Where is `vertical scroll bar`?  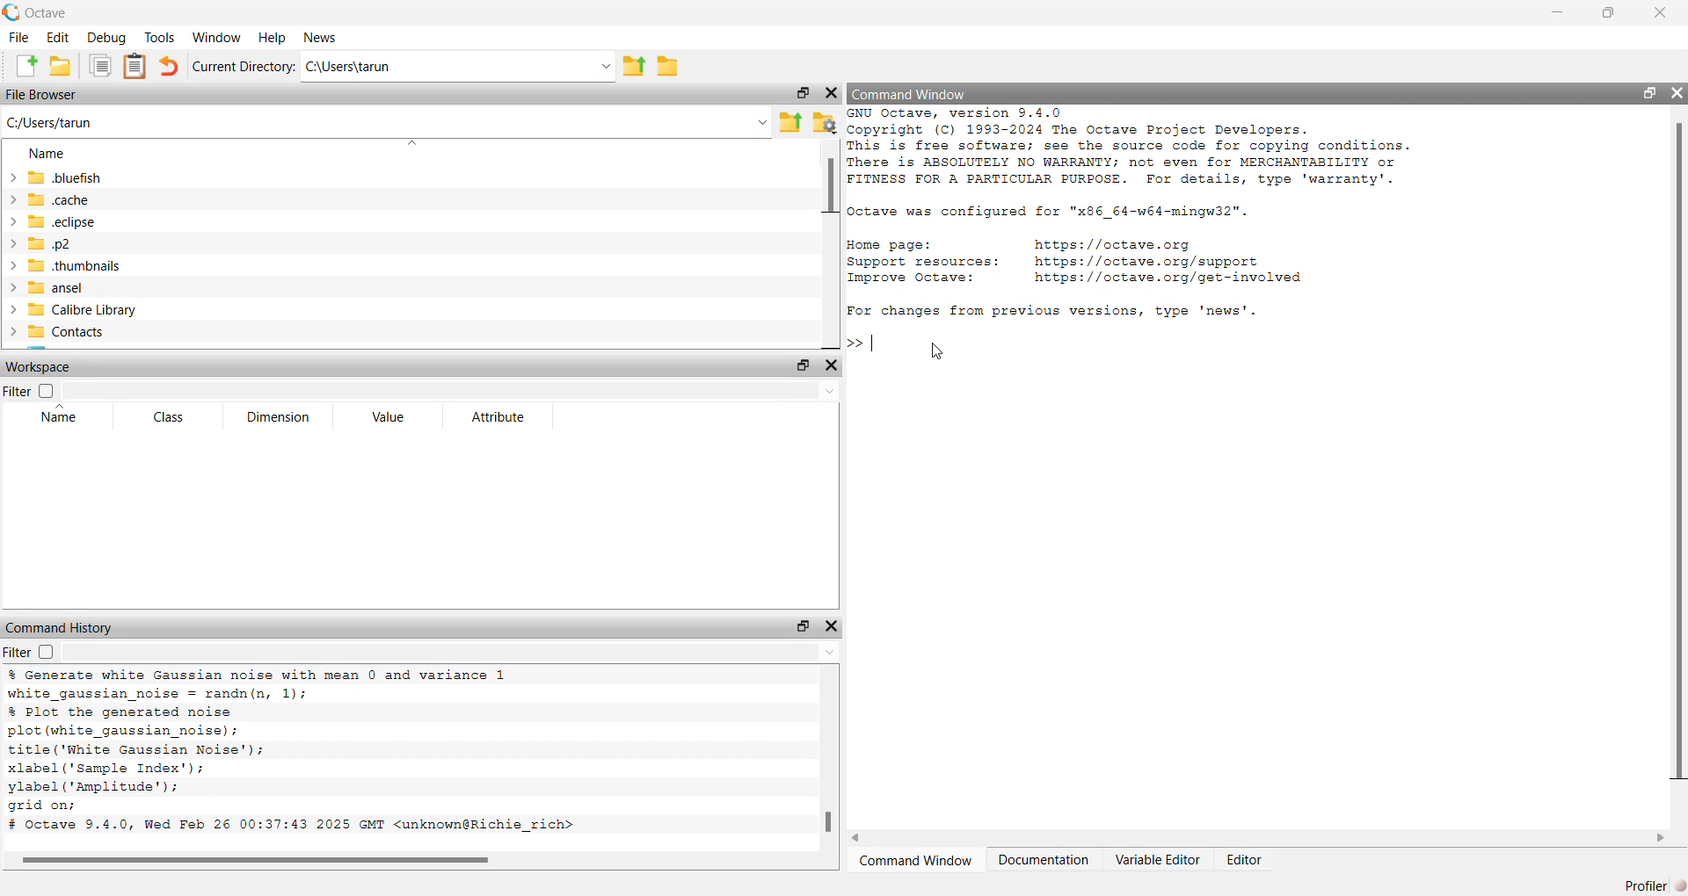
vertical scroll bar is located at coordinates (1677, 452).